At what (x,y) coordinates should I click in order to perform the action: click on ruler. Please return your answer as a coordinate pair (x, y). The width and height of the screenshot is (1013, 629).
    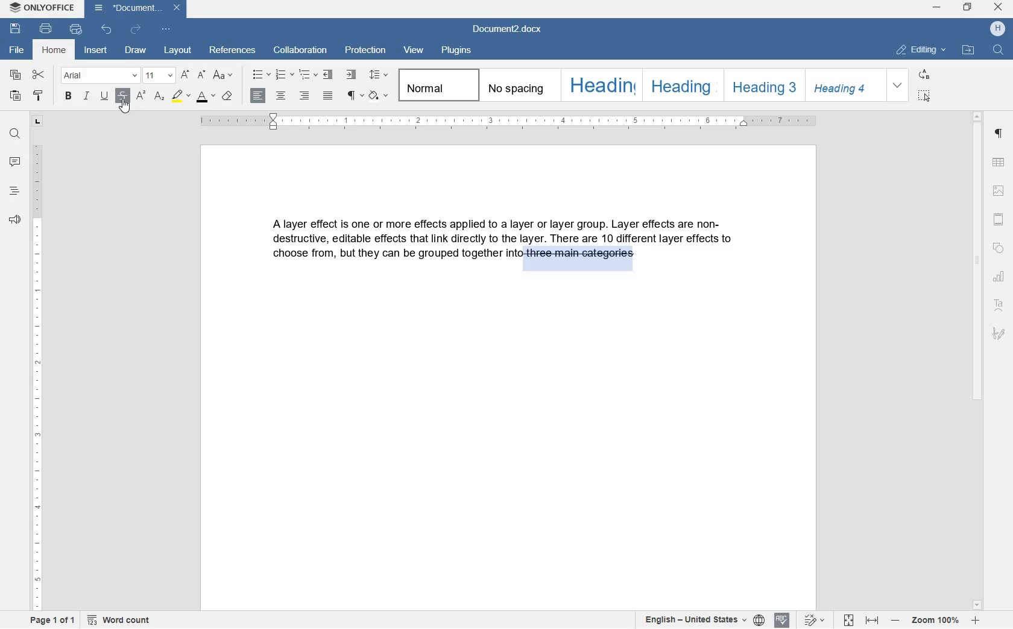
    Looking at the image, I should click on (513, 123).